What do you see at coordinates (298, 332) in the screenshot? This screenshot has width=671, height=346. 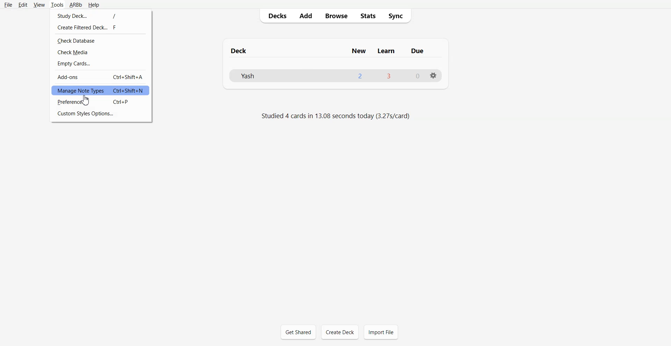 I see `Get Shared` at bounding box center [298, 332].